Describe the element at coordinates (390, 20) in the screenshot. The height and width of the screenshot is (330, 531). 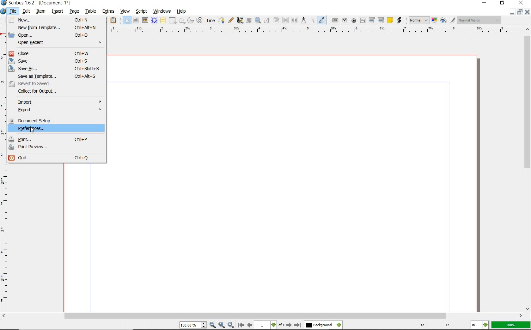
I see `text annotation` at that location.